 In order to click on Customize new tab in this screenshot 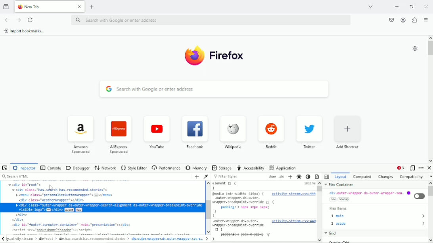, I will do `click(414, 49)`.